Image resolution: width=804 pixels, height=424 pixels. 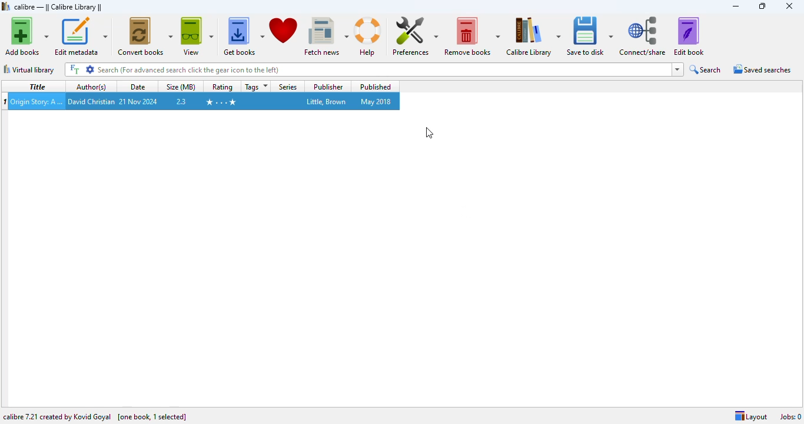 I want to click on cursor, so click(x=77, y=38).